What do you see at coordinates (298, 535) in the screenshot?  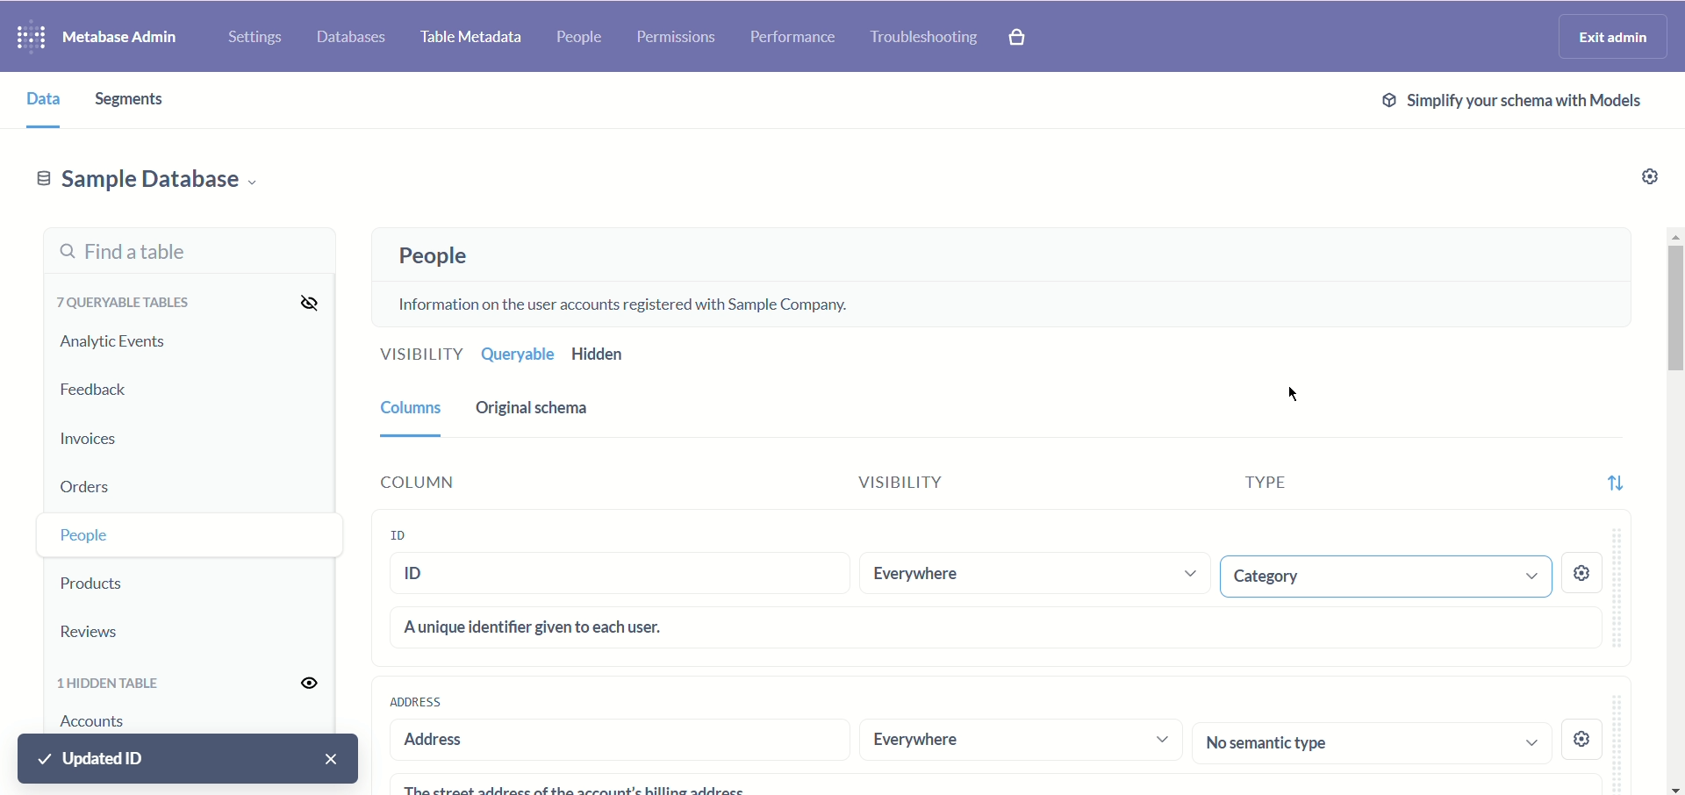 I see `Hide` at bounding box center [298, 535].